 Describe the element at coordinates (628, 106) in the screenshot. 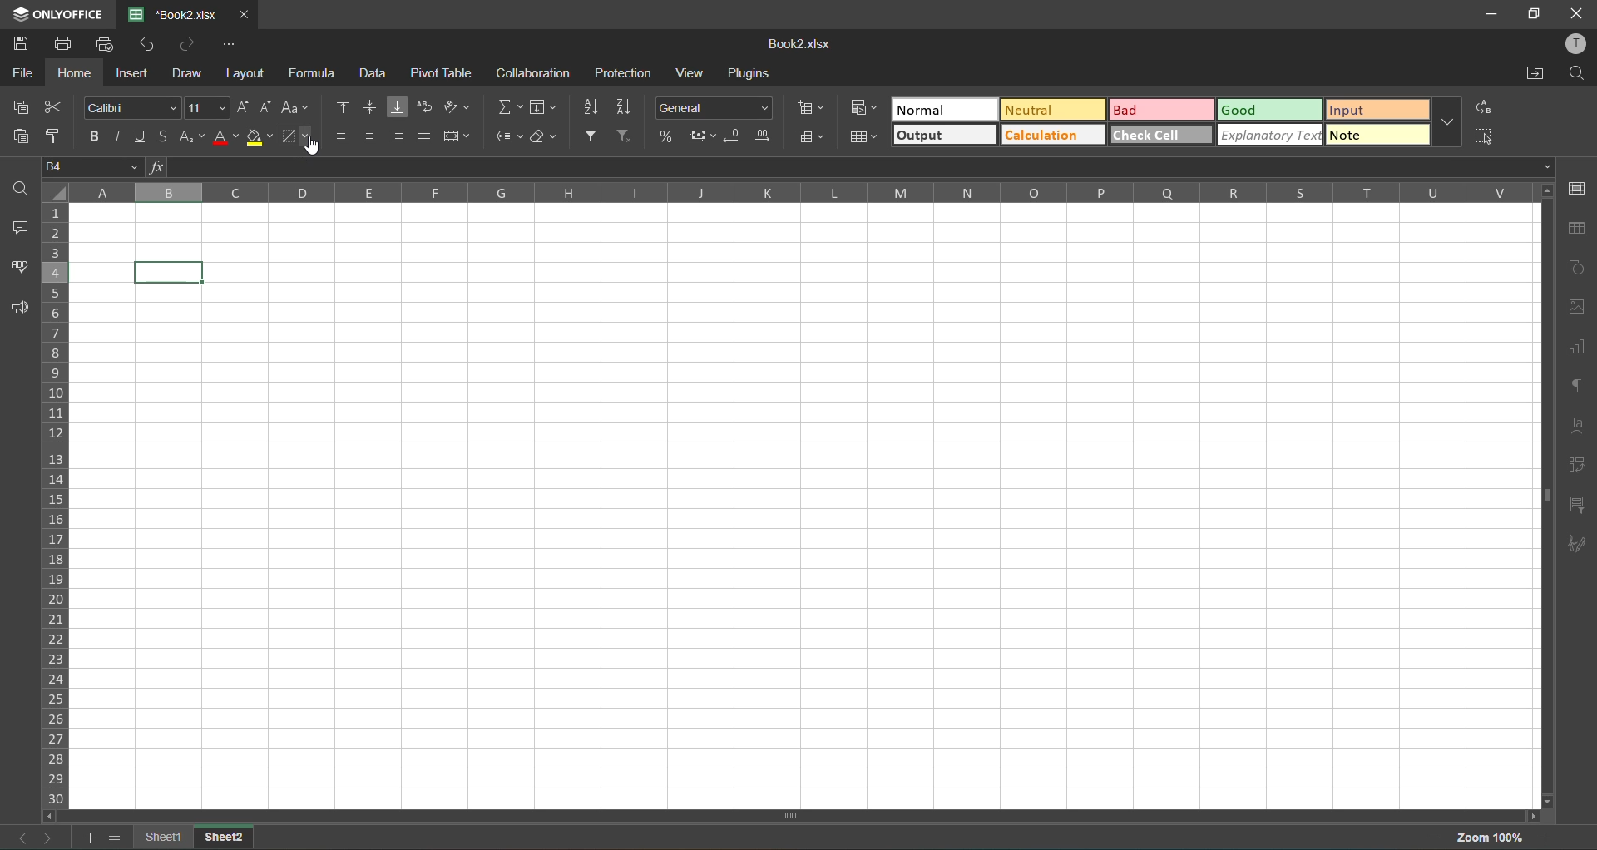

I see `sort descending` at that location.